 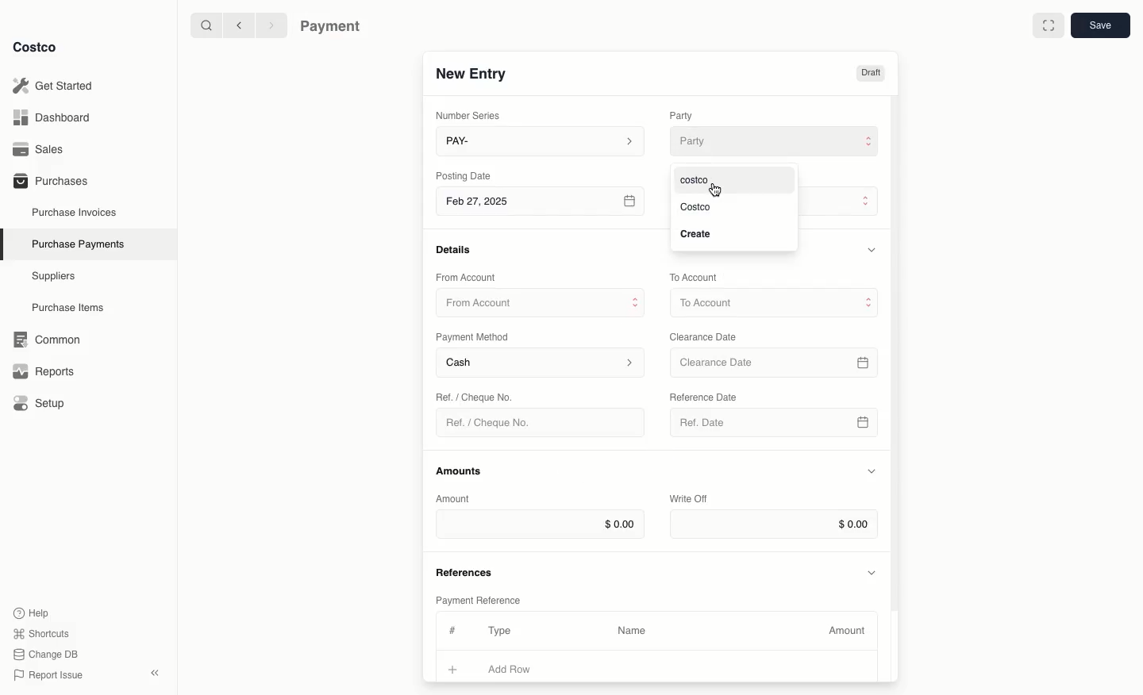 What do you see at coordinates (77, 243) in the screenshot?
I see `Purchase Payments` at bounding box center [77, 243].